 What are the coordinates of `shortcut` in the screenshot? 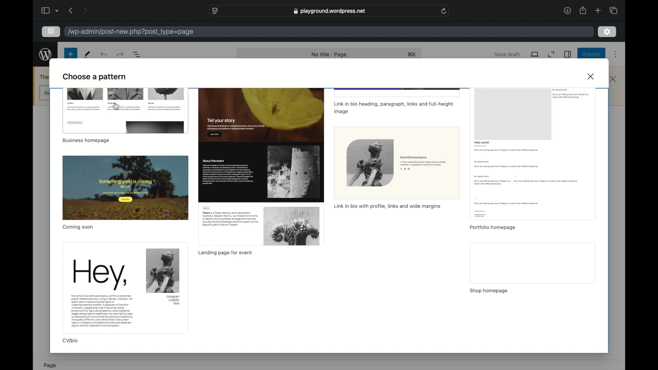 It's located at (412, 55).